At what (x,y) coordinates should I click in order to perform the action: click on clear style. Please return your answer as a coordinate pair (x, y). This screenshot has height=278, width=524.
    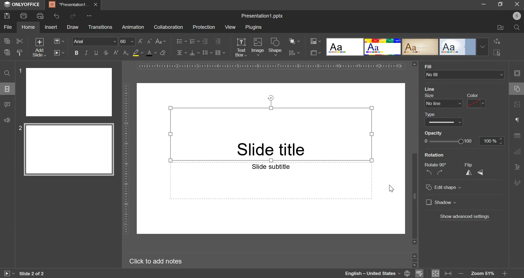
    Looking at the image, I should click on (163, 52).